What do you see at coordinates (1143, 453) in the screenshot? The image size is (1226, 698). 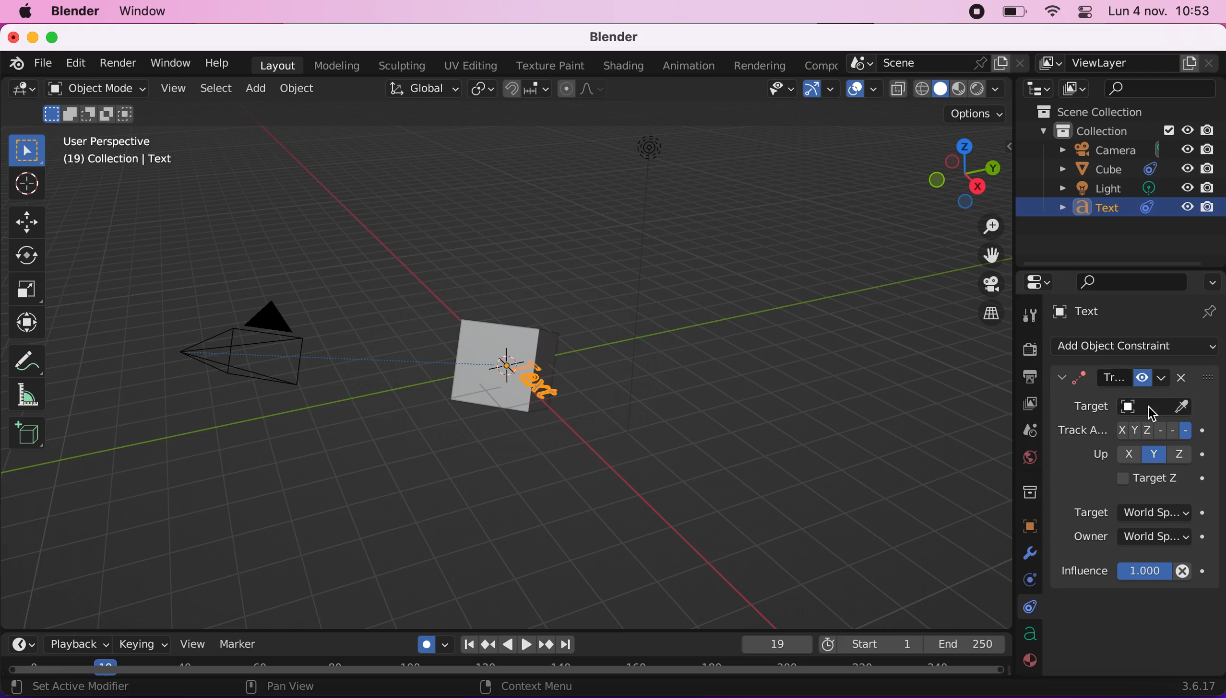 I see `up x y z` at bounding box center [1143, 453].